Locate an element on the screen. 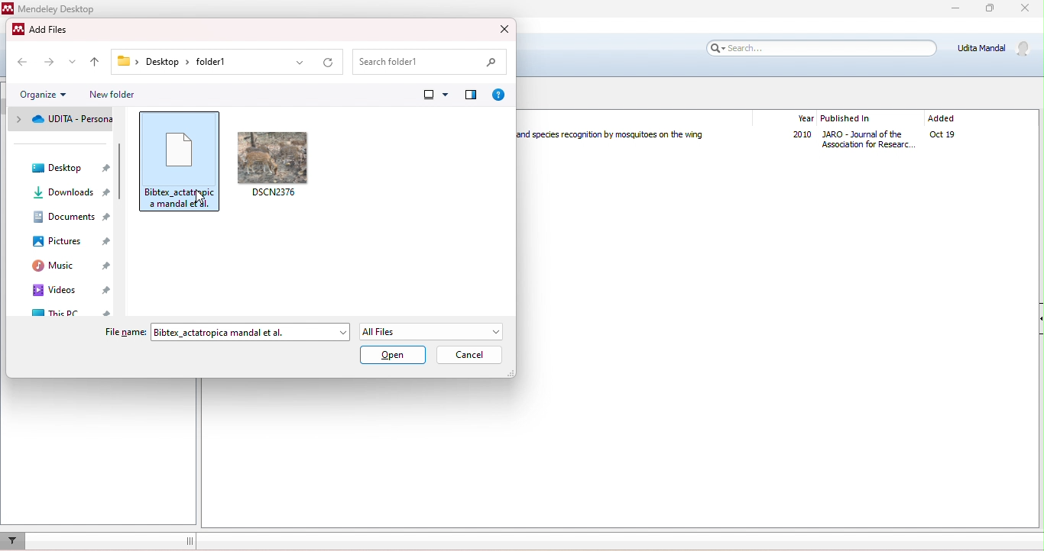 The image size is (1044, 551). Add Files is located at coordinates (48, 29).